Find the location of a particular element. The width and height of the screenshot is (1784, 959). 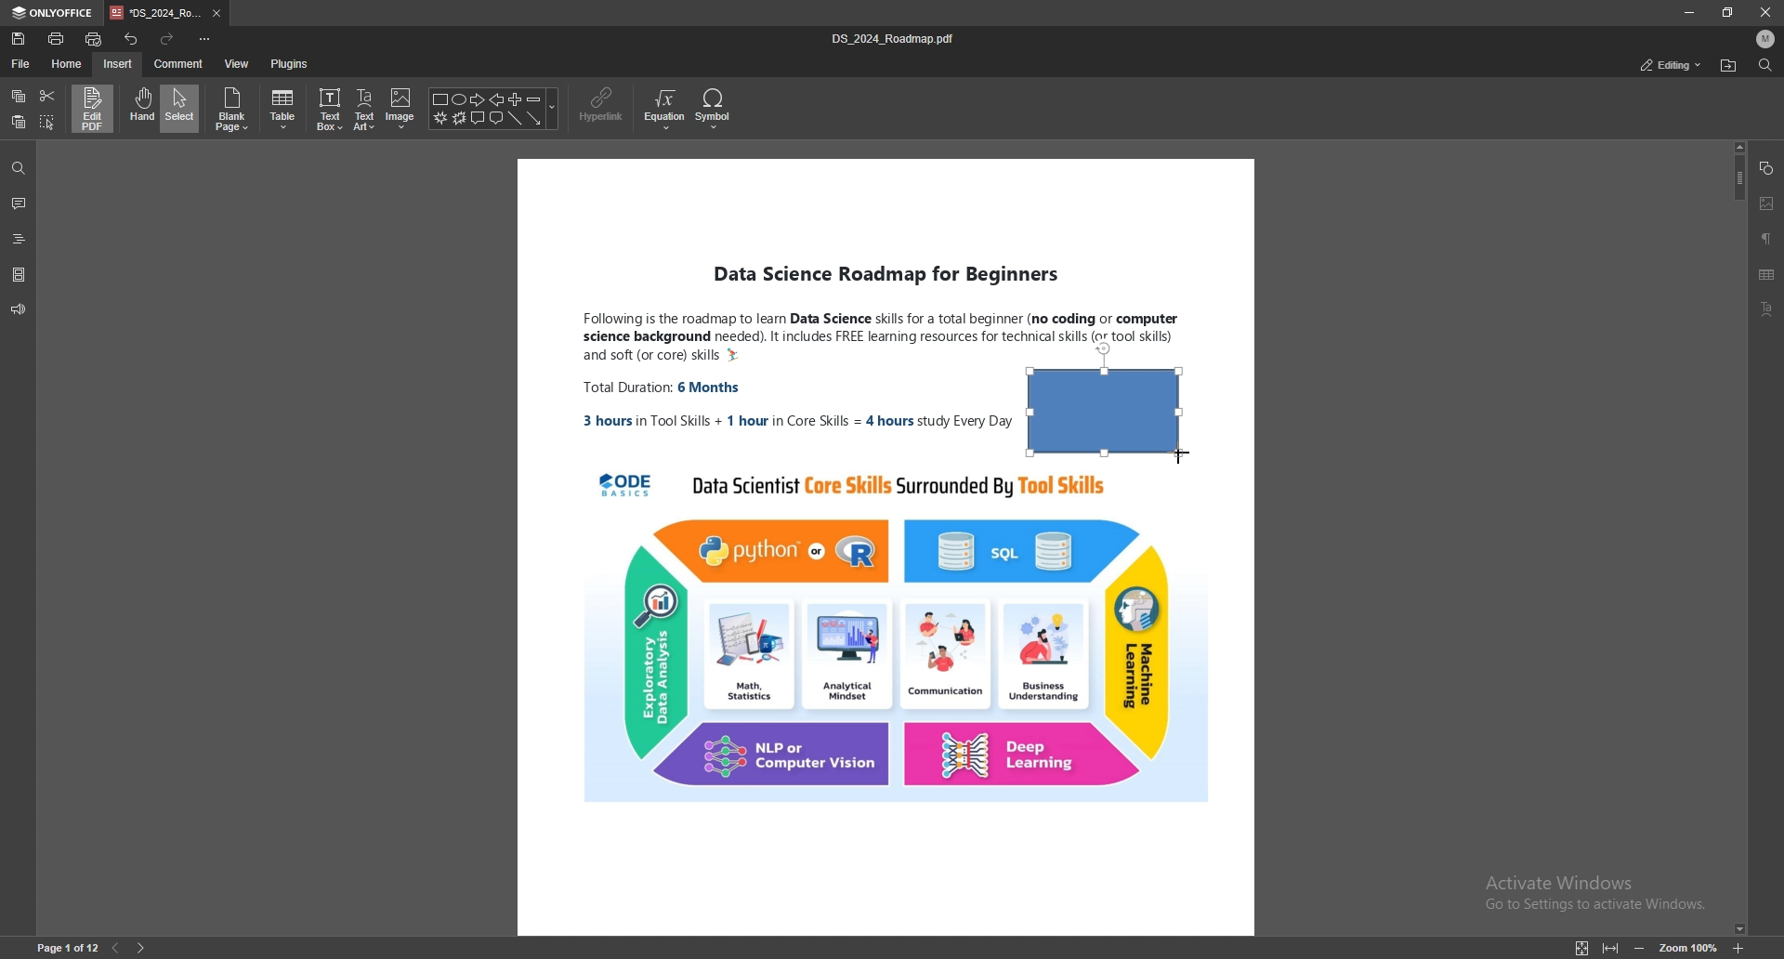

fit to page is located at coordinates (1581, 948).